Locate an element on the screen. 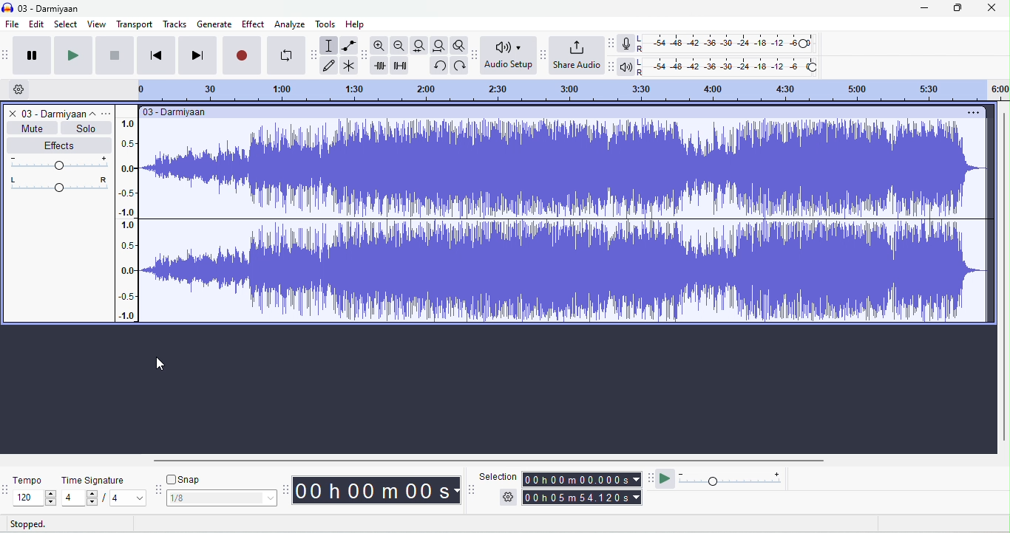  draw is located at coordinates (327, 66).